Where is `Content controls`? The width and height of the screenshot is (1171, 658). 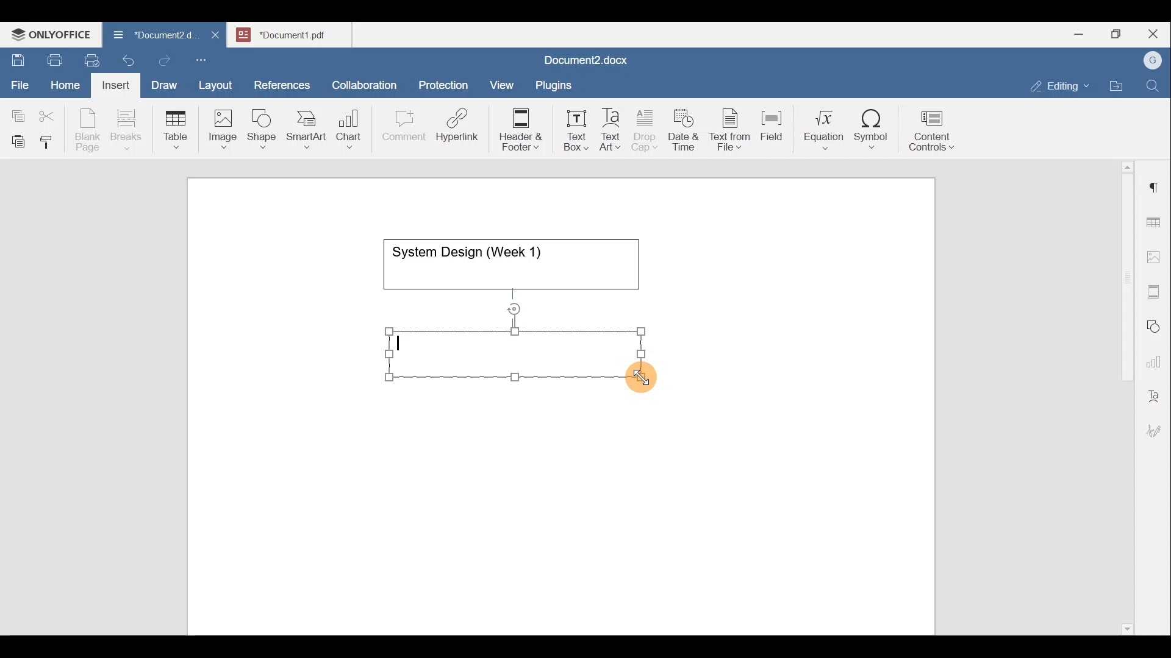 Content controls is located at coordinates (934, 135).